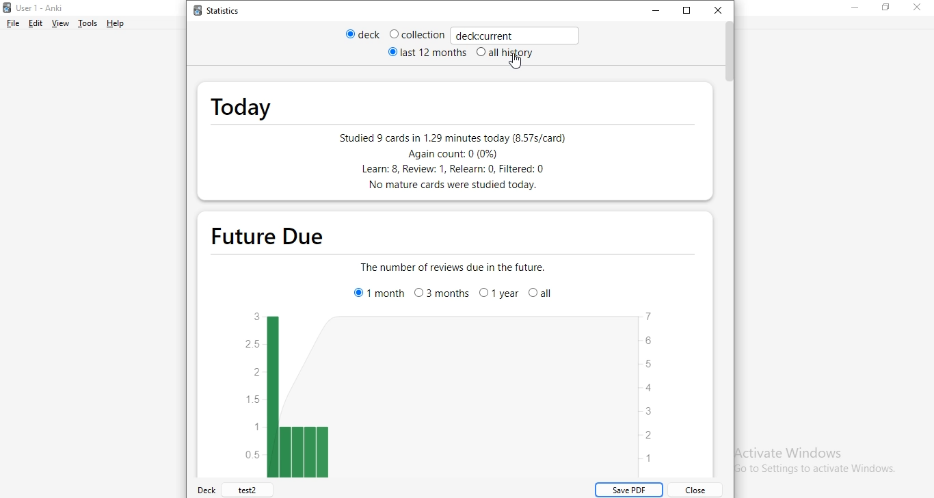  I want to click on tools, so click(87, 23).